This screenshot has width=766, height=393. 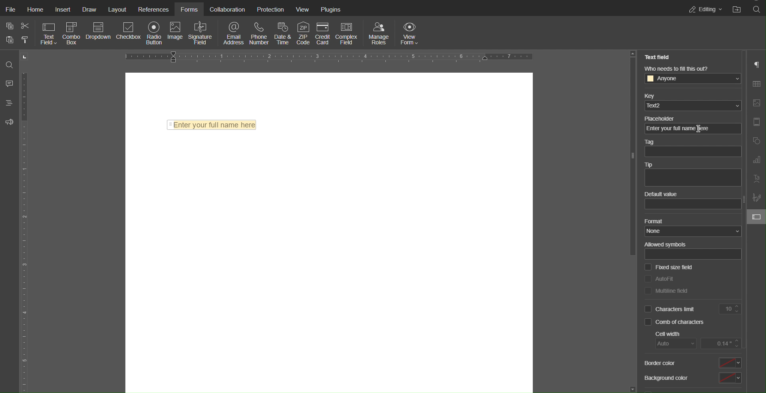 I want to click on Header and Footer, so click(x=756, y=122).